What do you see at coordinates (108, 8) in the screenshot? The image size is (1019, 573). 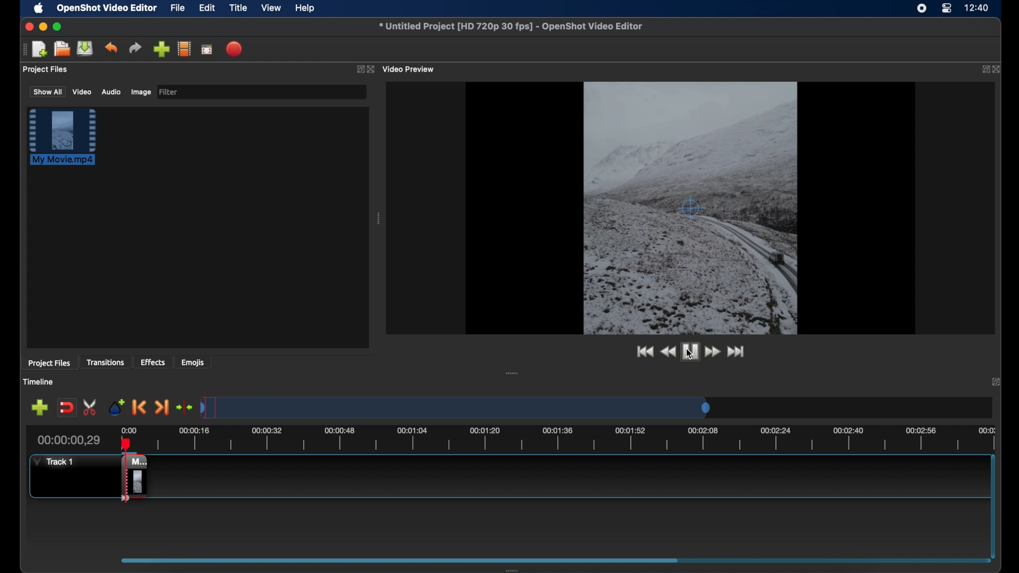 I see `openshot video editor` at bounding box center [108, 8].